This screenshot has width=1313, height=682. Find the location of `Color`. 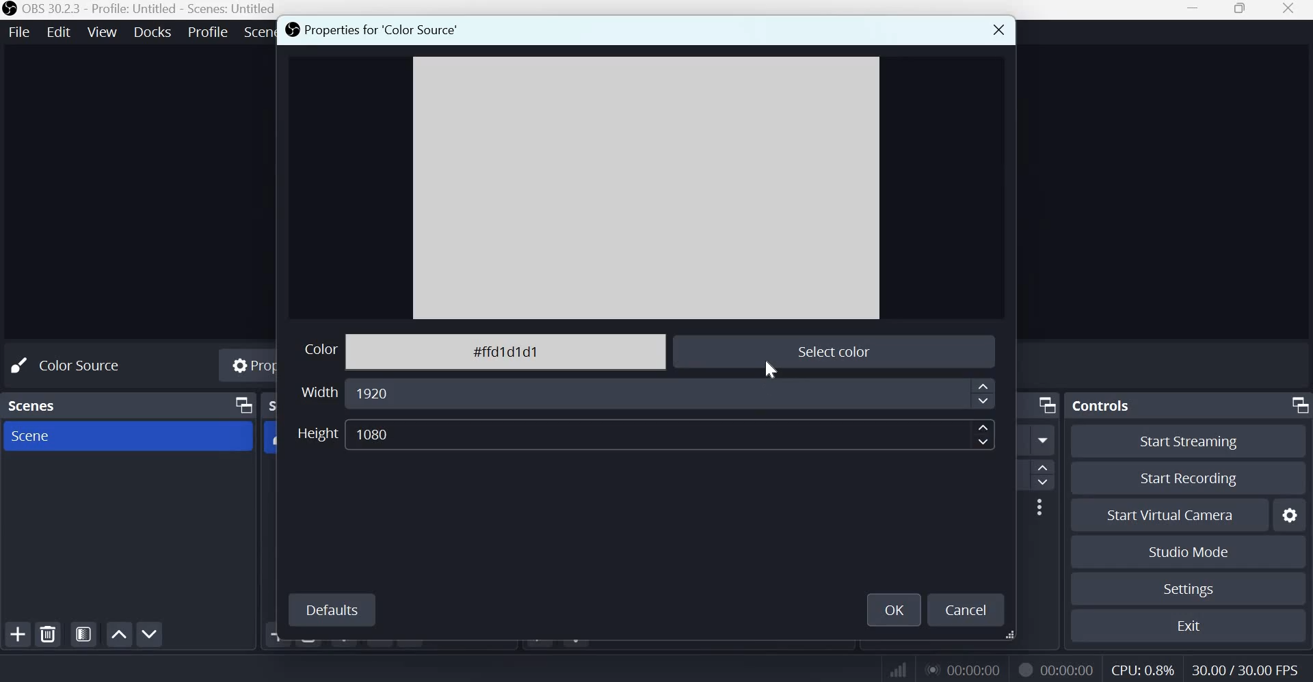

Color is located at coordinates (313, 351).